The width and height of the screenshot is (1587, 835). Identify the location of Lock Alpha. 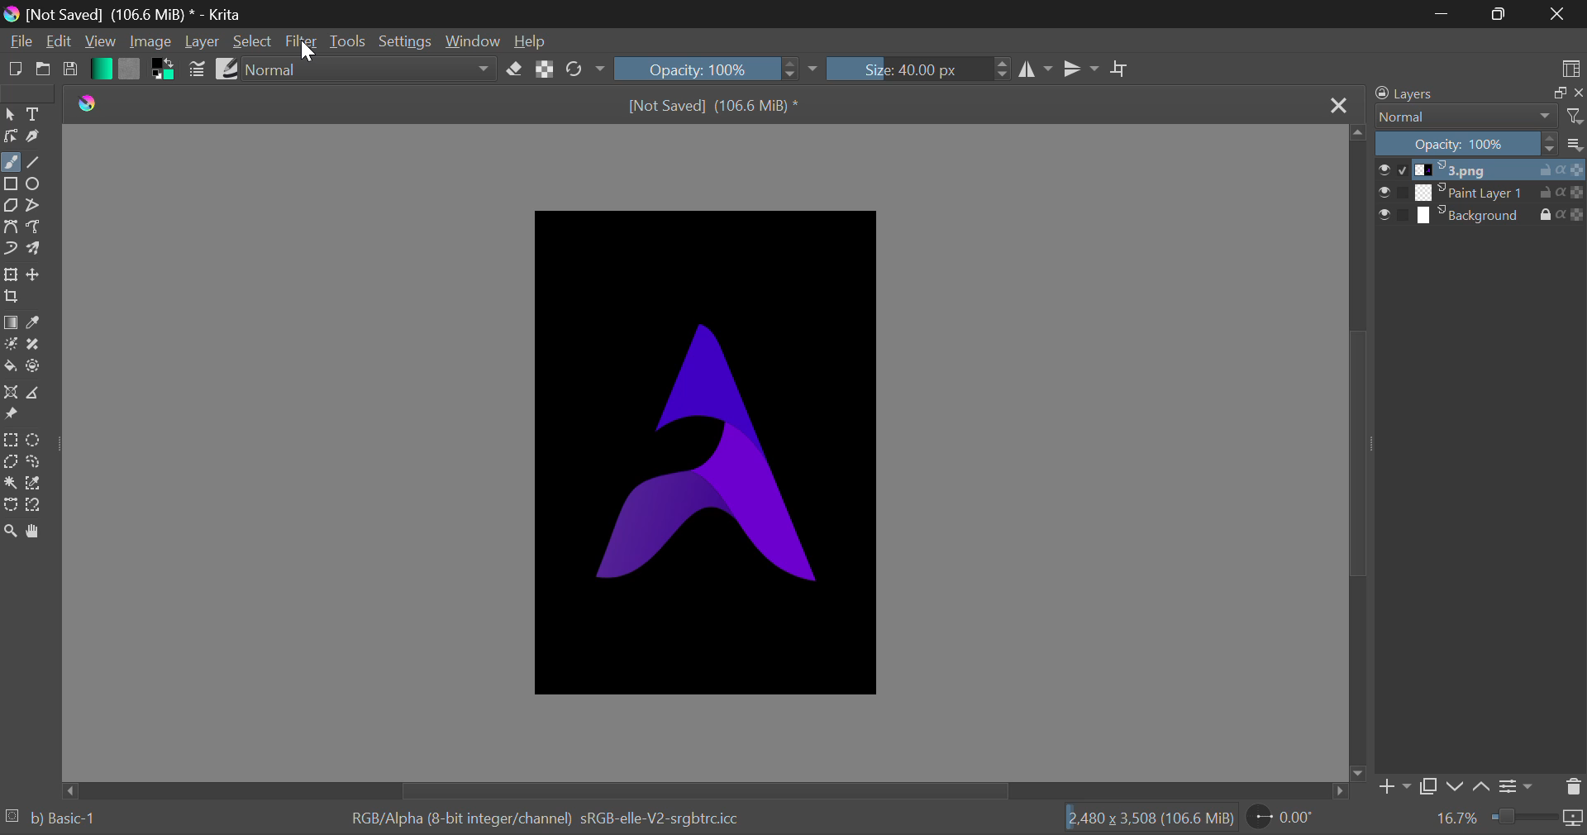
(545, 69).